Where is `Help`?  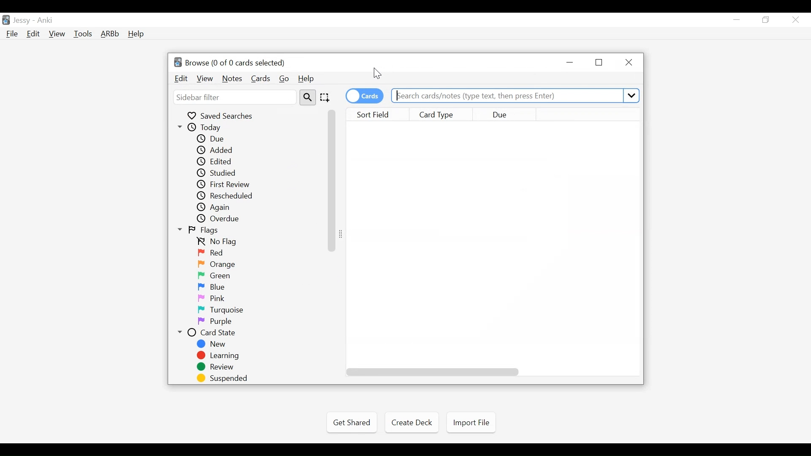
Help is located at coordinates (308, 79).